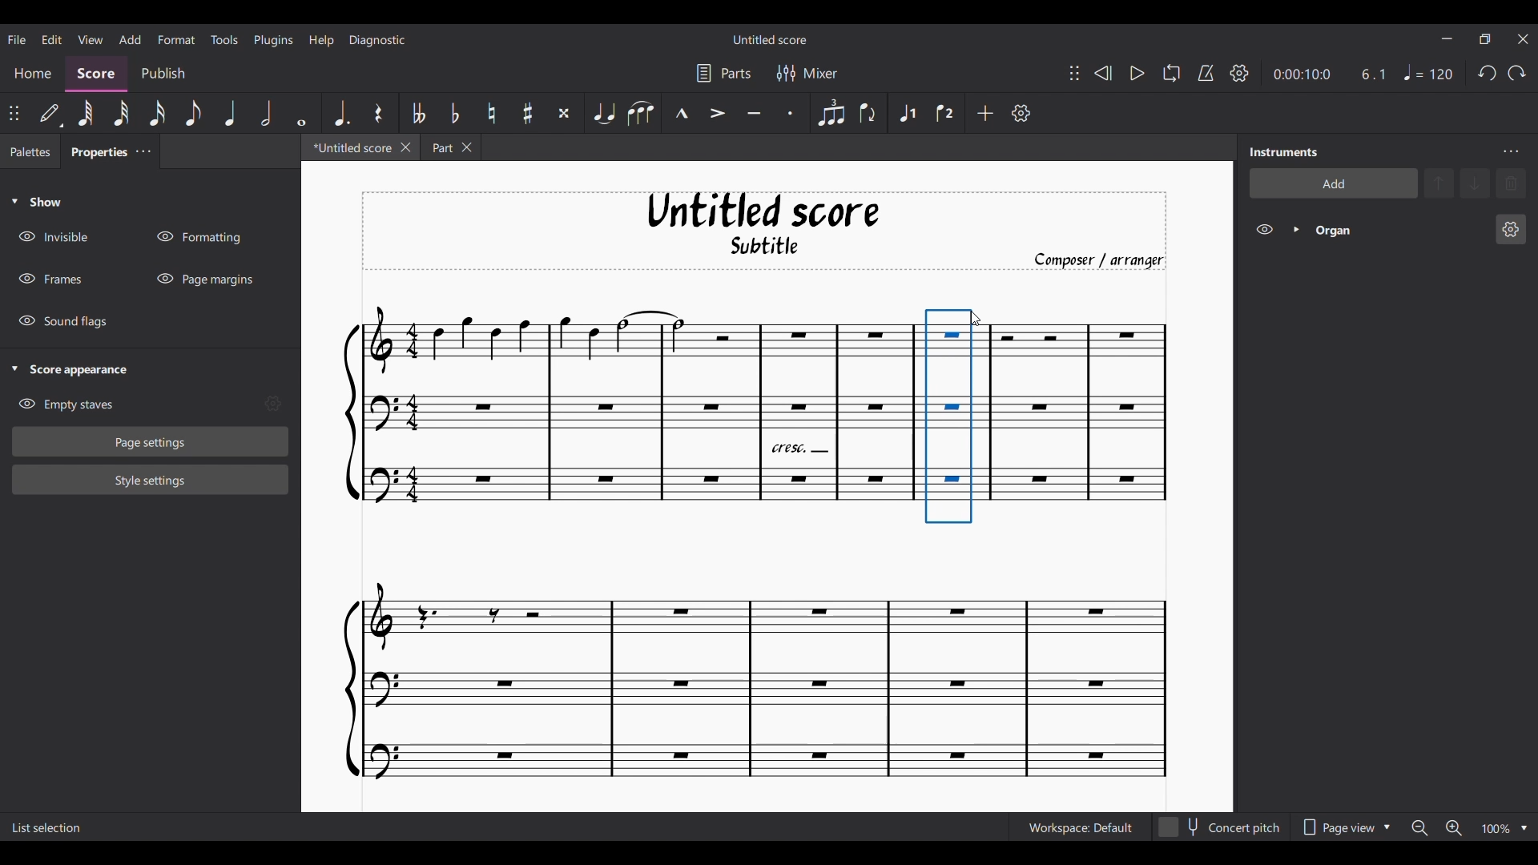 Image resolution: width=1538 pixels, height=865 pixels. I want to click on Empty stave settings, so click(272, 404).